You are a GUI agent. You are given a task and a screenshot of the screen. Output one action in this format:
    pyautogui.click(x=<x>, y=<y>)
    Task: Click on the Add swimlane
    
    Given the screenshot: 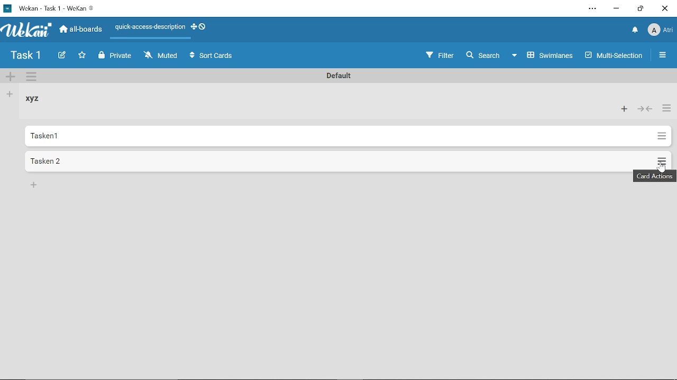 What is the action you would take?
    pyautogui.click(x=11, y=78)
    